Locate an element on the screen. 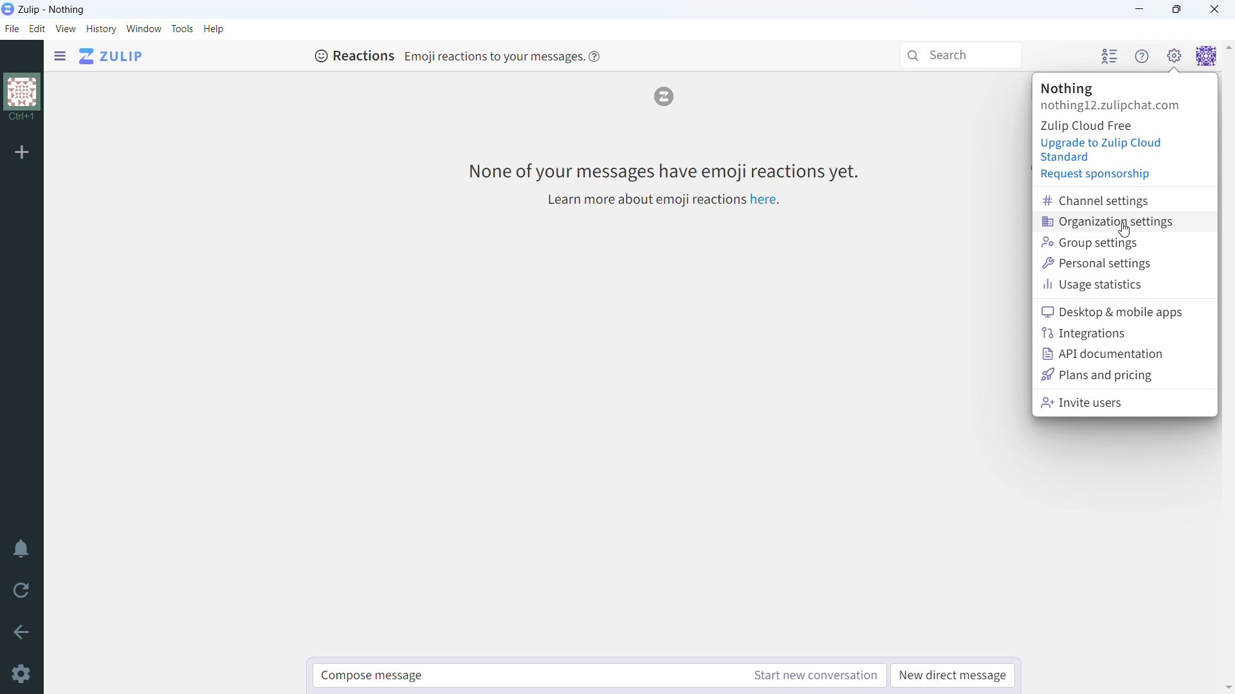  search is located at coordinates (960, 55).